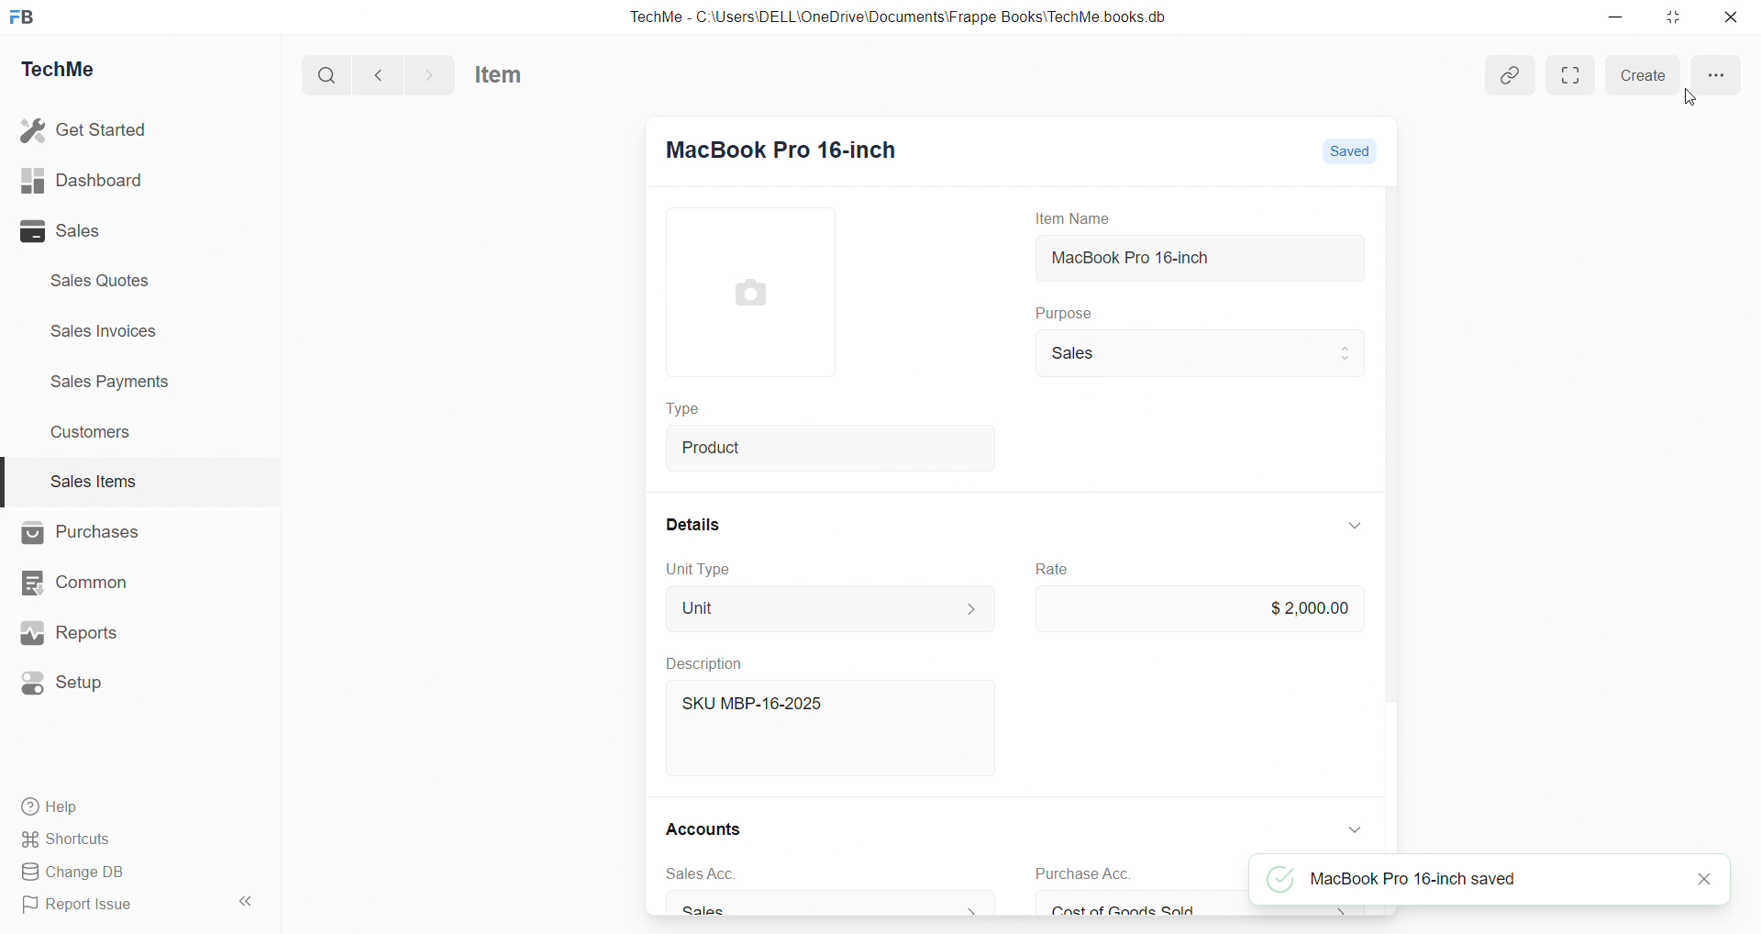 Image resolution: width=1761 pixels, height=934 pixels. Describe the element at coordinates (1391, 879) in the screenshot. I see `MacBook Pro 16-inch saved` at that location.